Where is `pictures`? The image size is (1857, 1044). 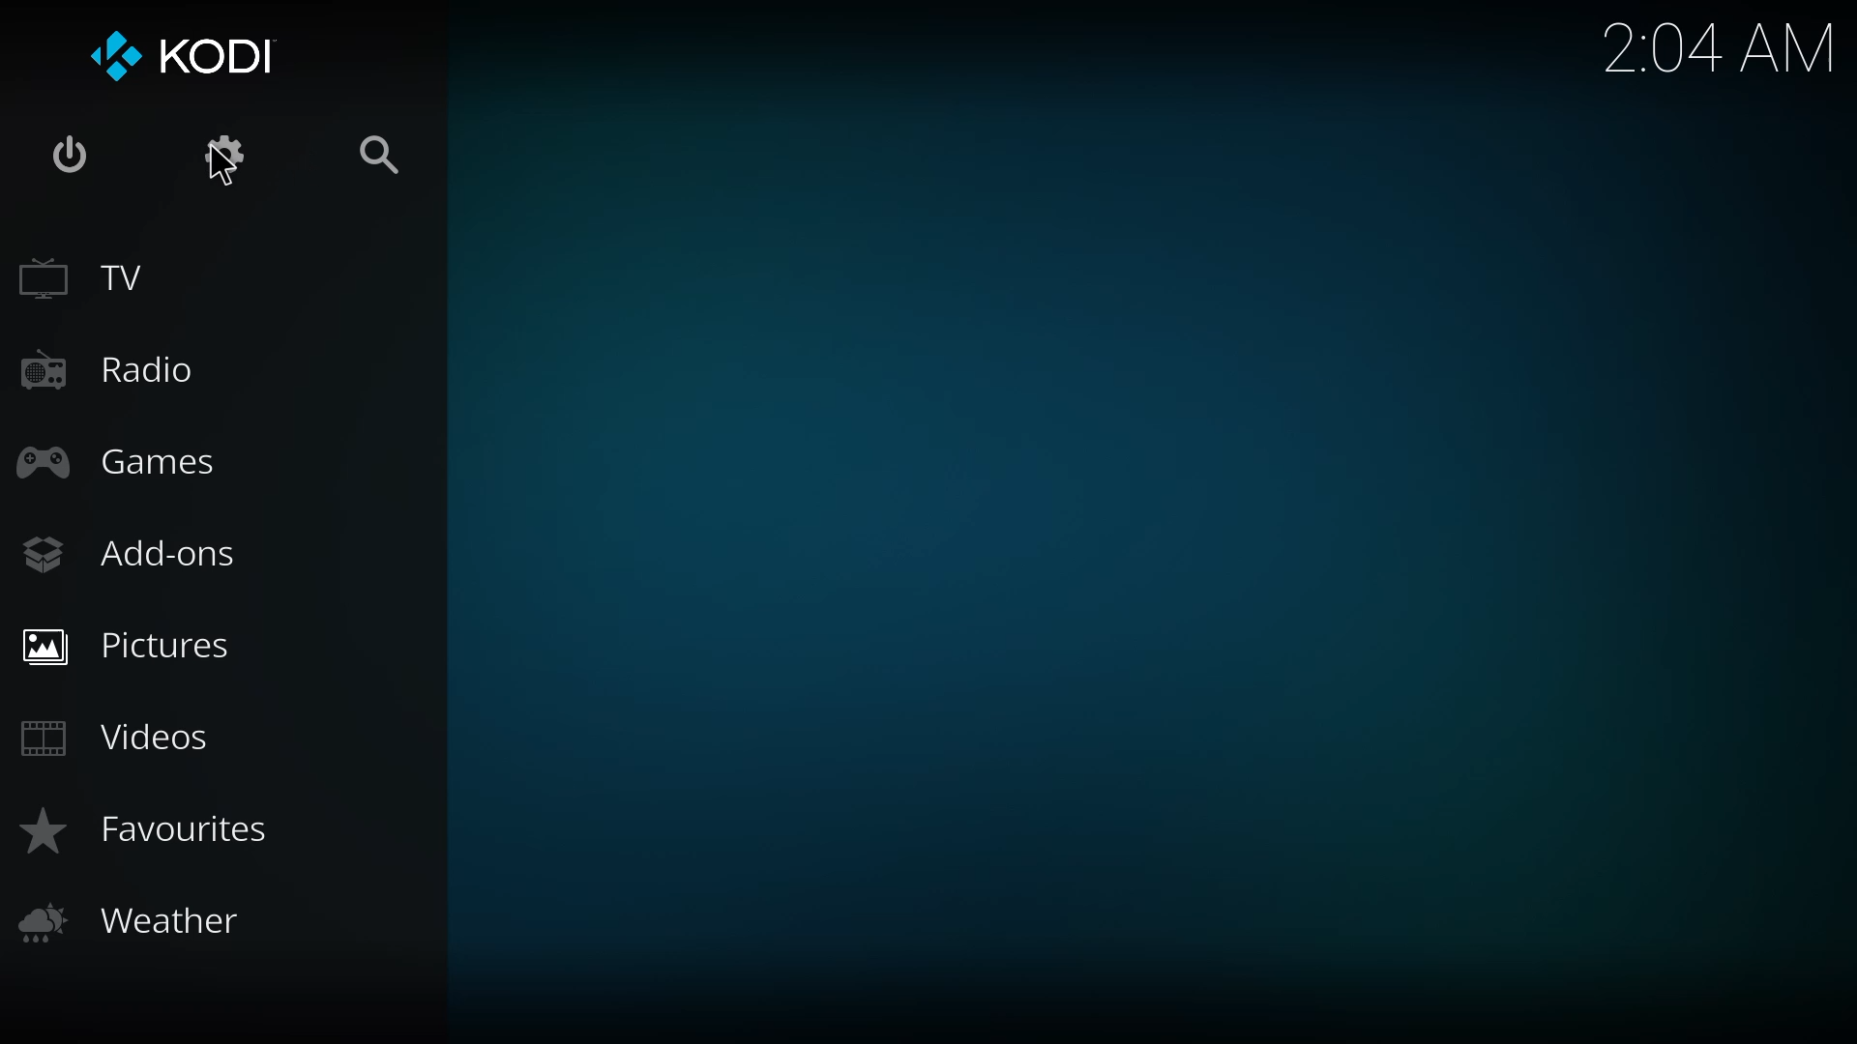 pictures is located at coordinates (131, 645).